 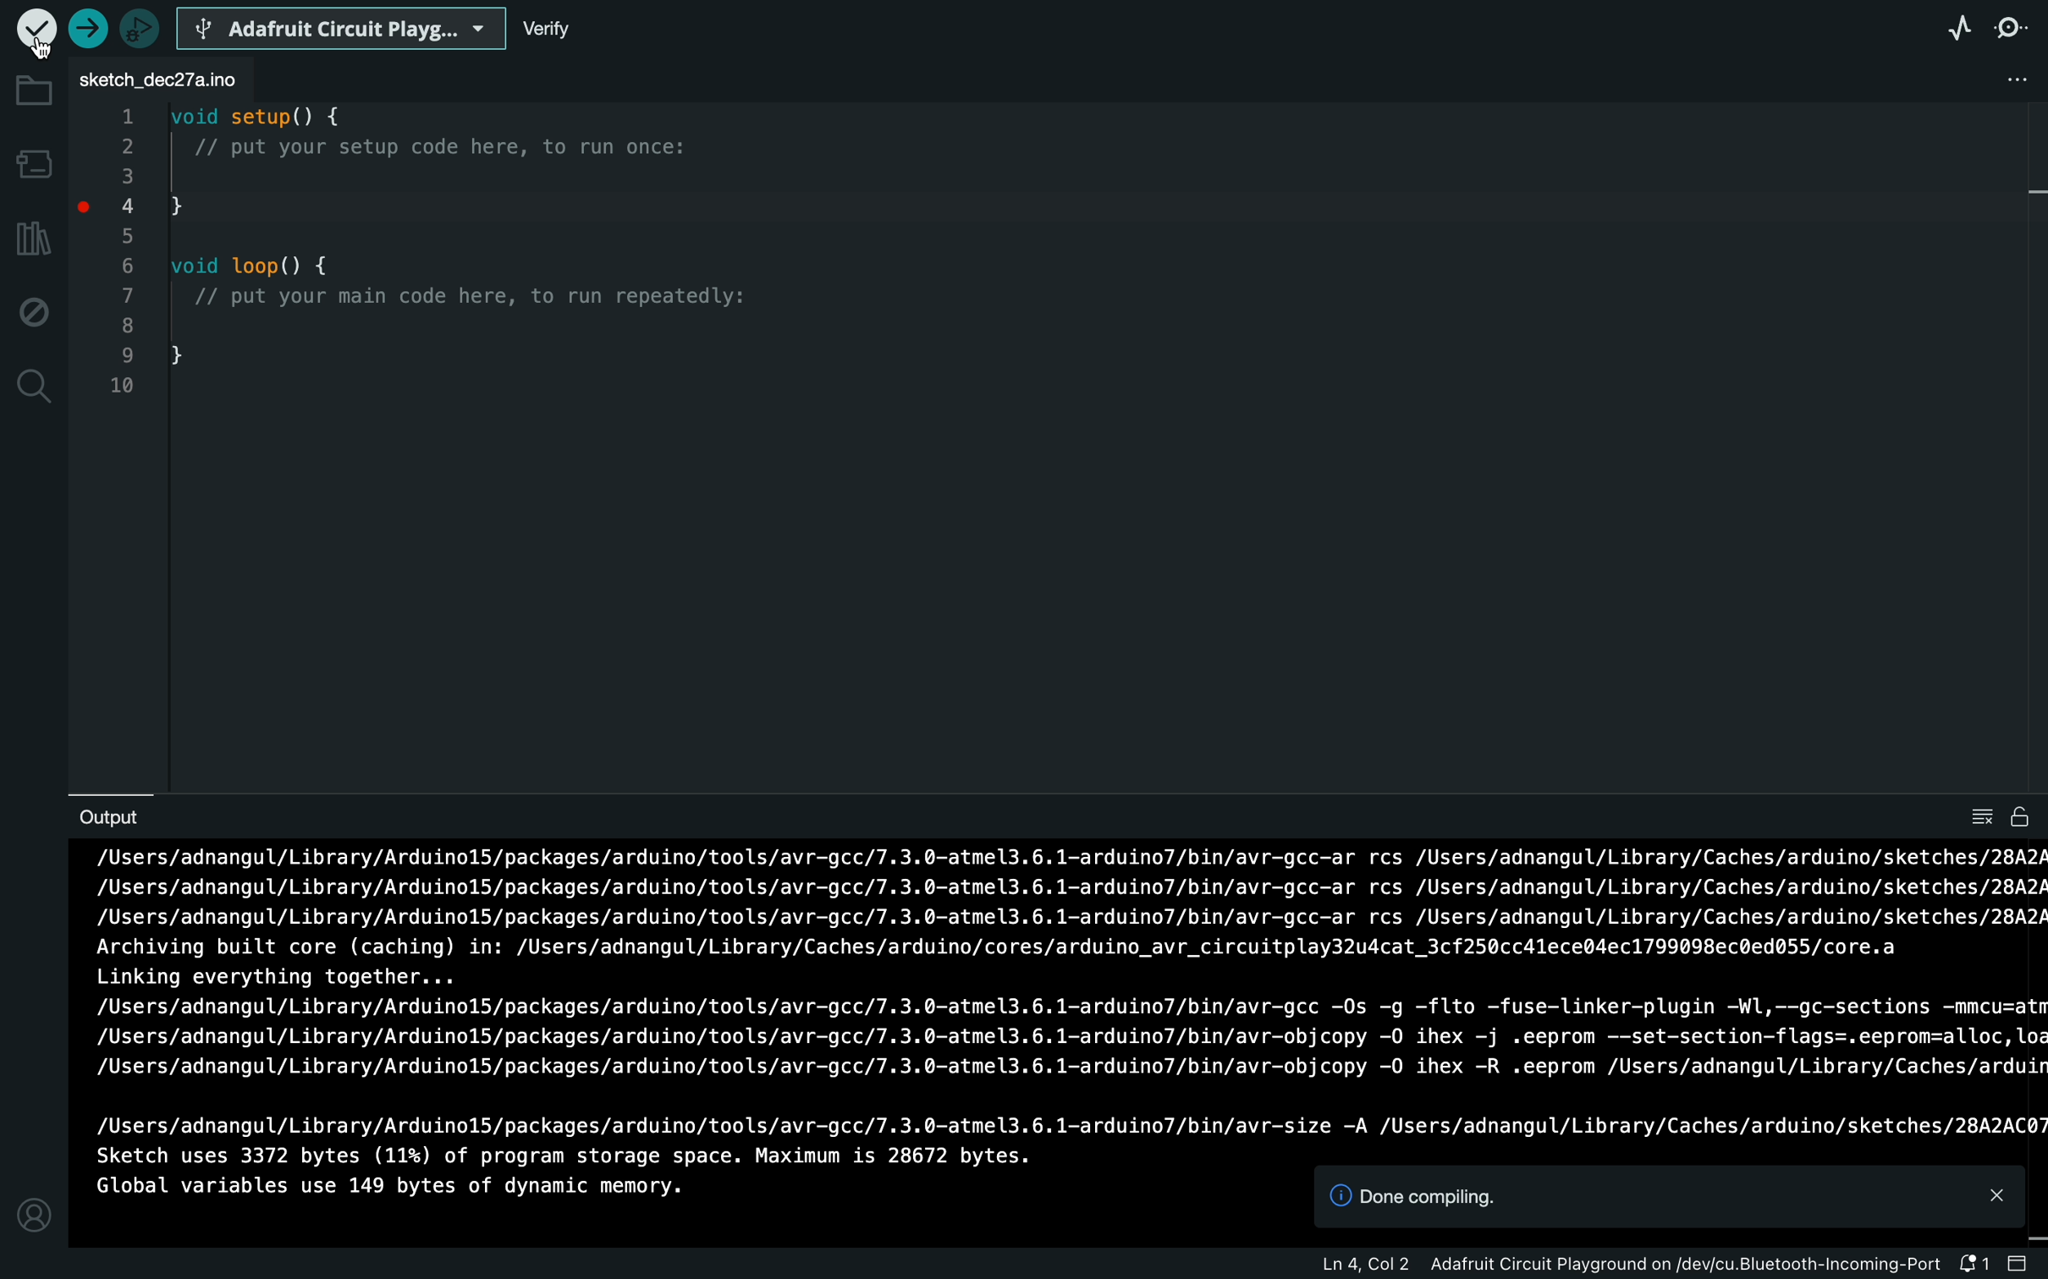 I want to click on notification, so click(x=2021, y=1265).